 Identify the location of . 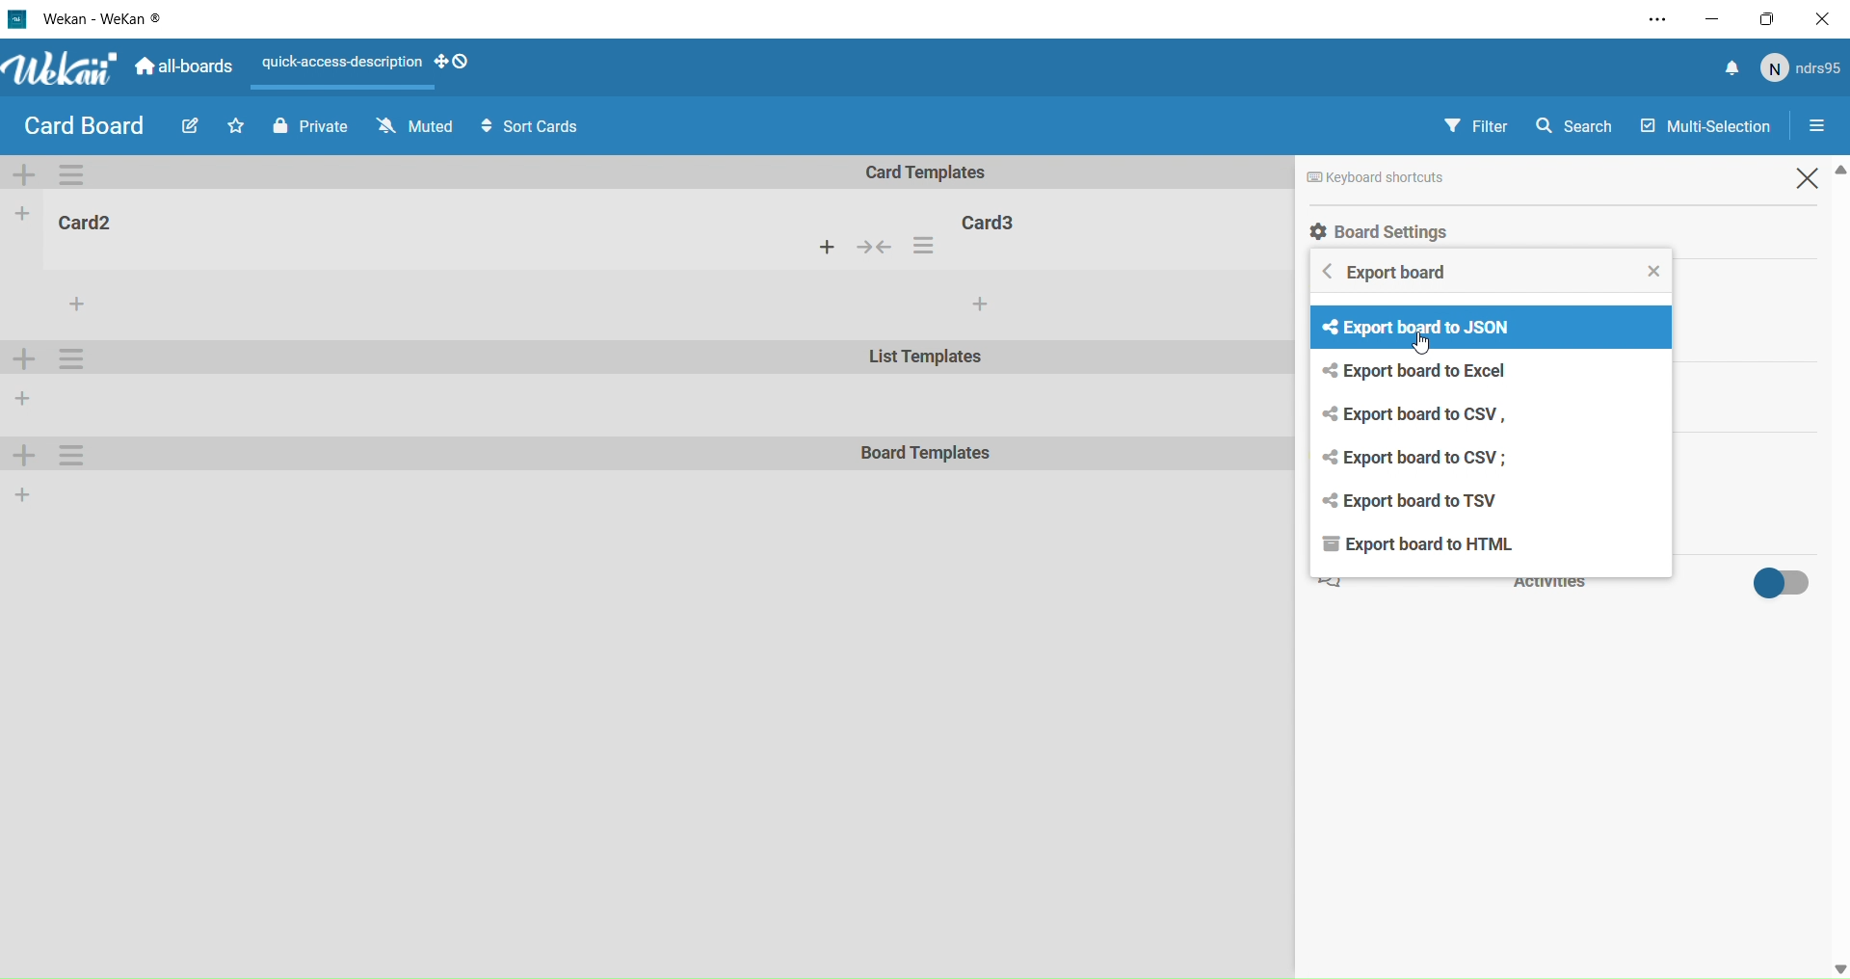
(25, 172).